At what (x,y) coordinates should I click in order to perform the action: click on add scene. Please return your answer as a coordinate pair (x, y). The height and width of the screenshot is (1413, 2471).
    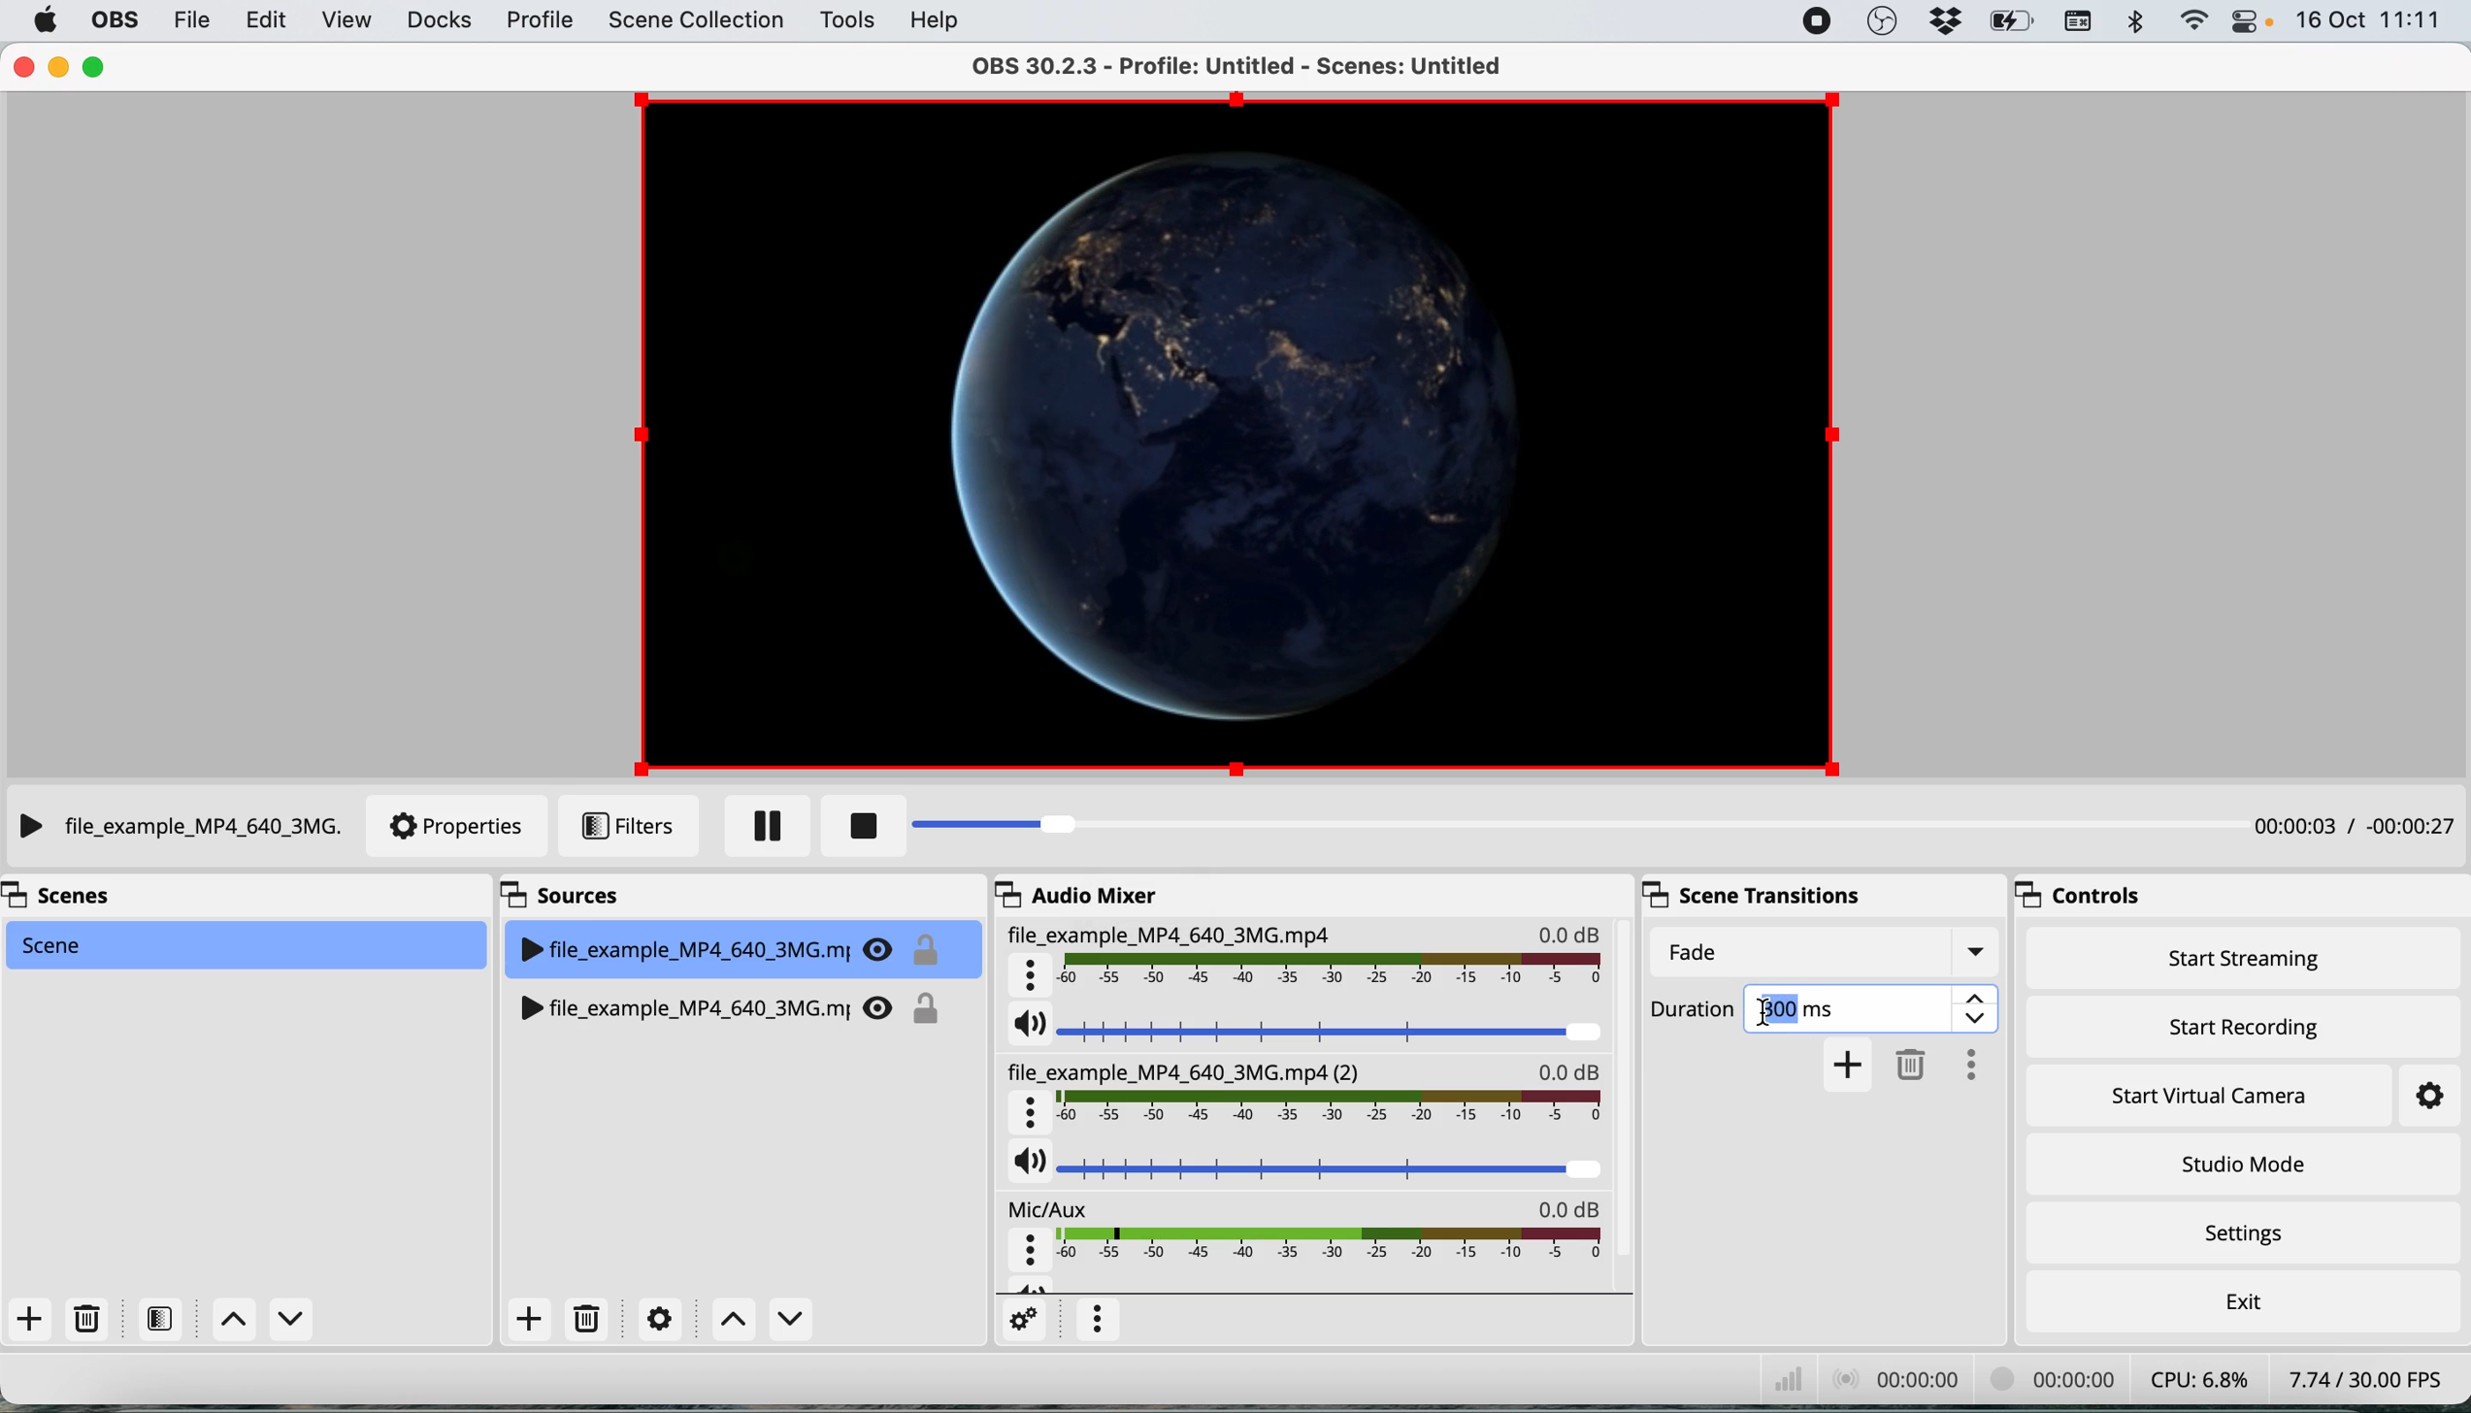
    Looking at the image, I should click on (30, 1318).